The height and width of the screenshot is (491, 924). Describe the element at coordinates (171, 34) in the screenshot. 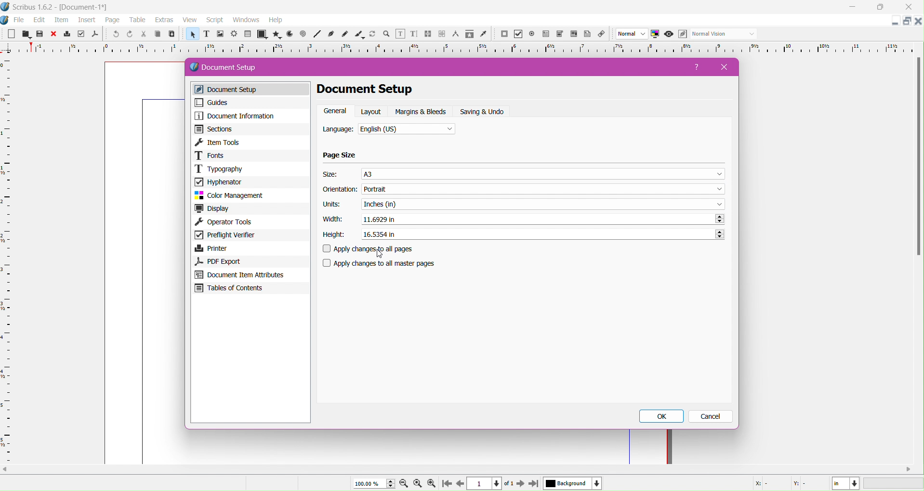

I see `paste` at that location.